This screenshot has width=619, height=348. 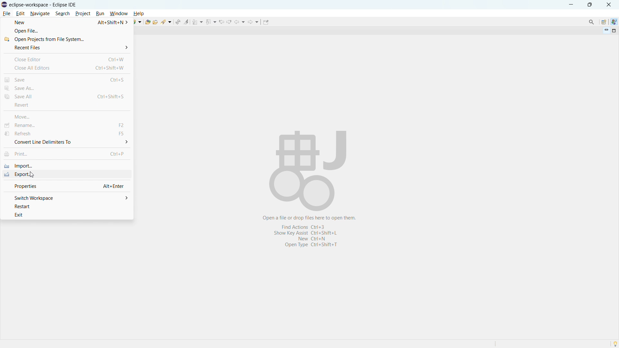 What do you see at coordinates (100, 14) in the screenshot?
I see `run` at bounding box center [100, 14].